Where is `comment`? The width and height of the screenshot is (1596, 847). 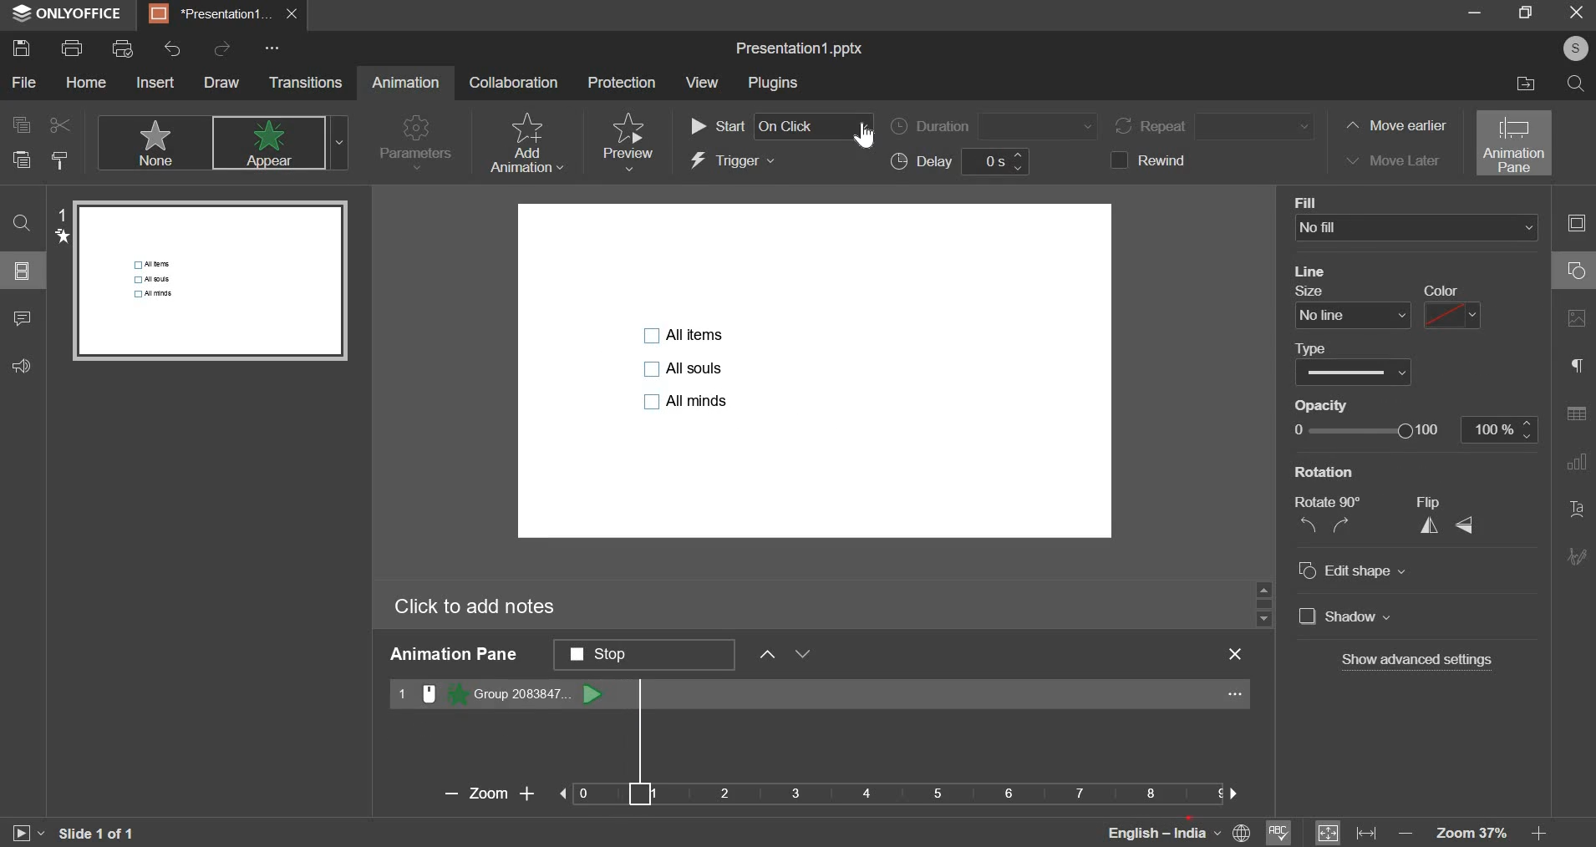
comment is located at coordinates (21, 321).